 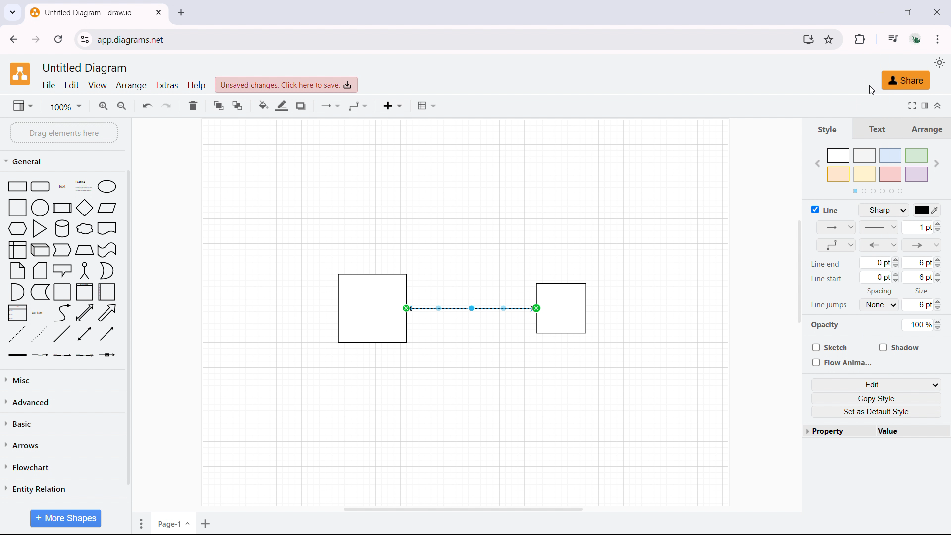 What do you see at coordinates (426, 106) in the screenshot?
I see `table` at bounding box center [426, 106].